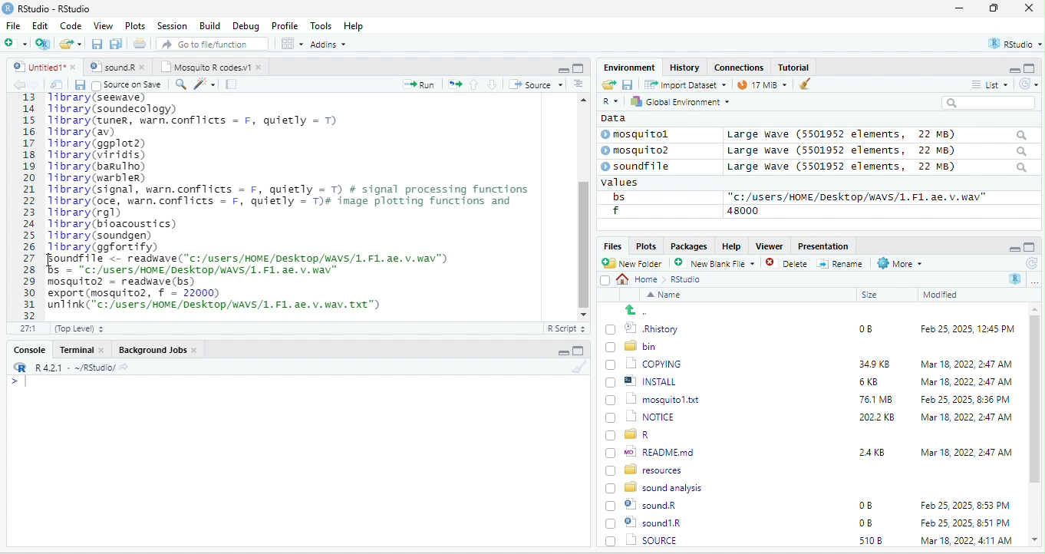 The height and width of the screenshot is (554, 1045). I want to click on hy Global Environment ~, so click(676, 101).